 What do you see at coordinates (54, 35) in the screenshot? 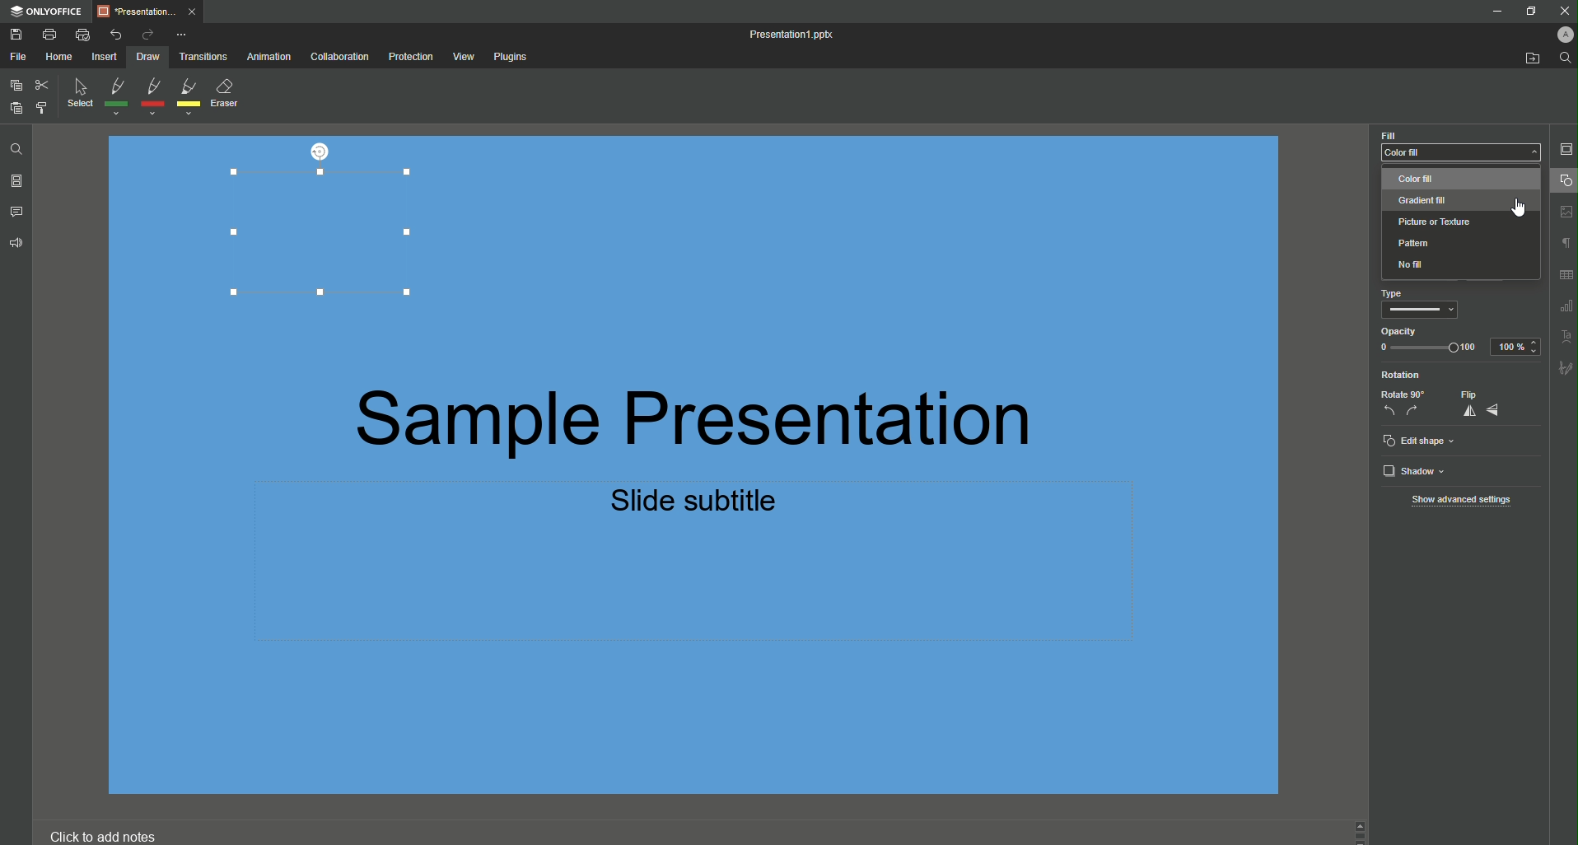
I see `Print` at bounding box center [54, 35].